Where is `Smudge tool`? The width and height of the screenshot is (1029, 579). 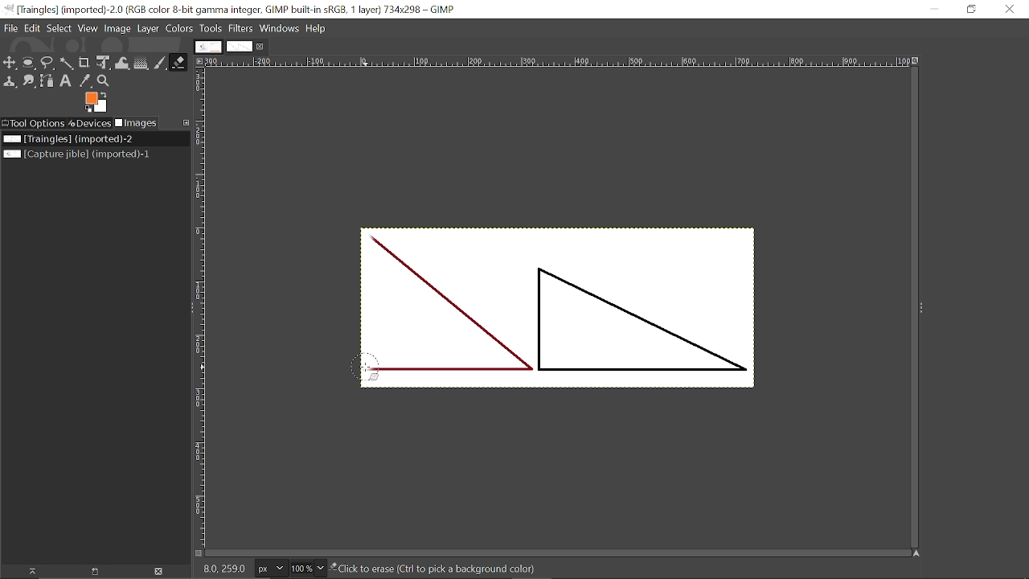 Smudge tool is located at coordinates (29, 81).